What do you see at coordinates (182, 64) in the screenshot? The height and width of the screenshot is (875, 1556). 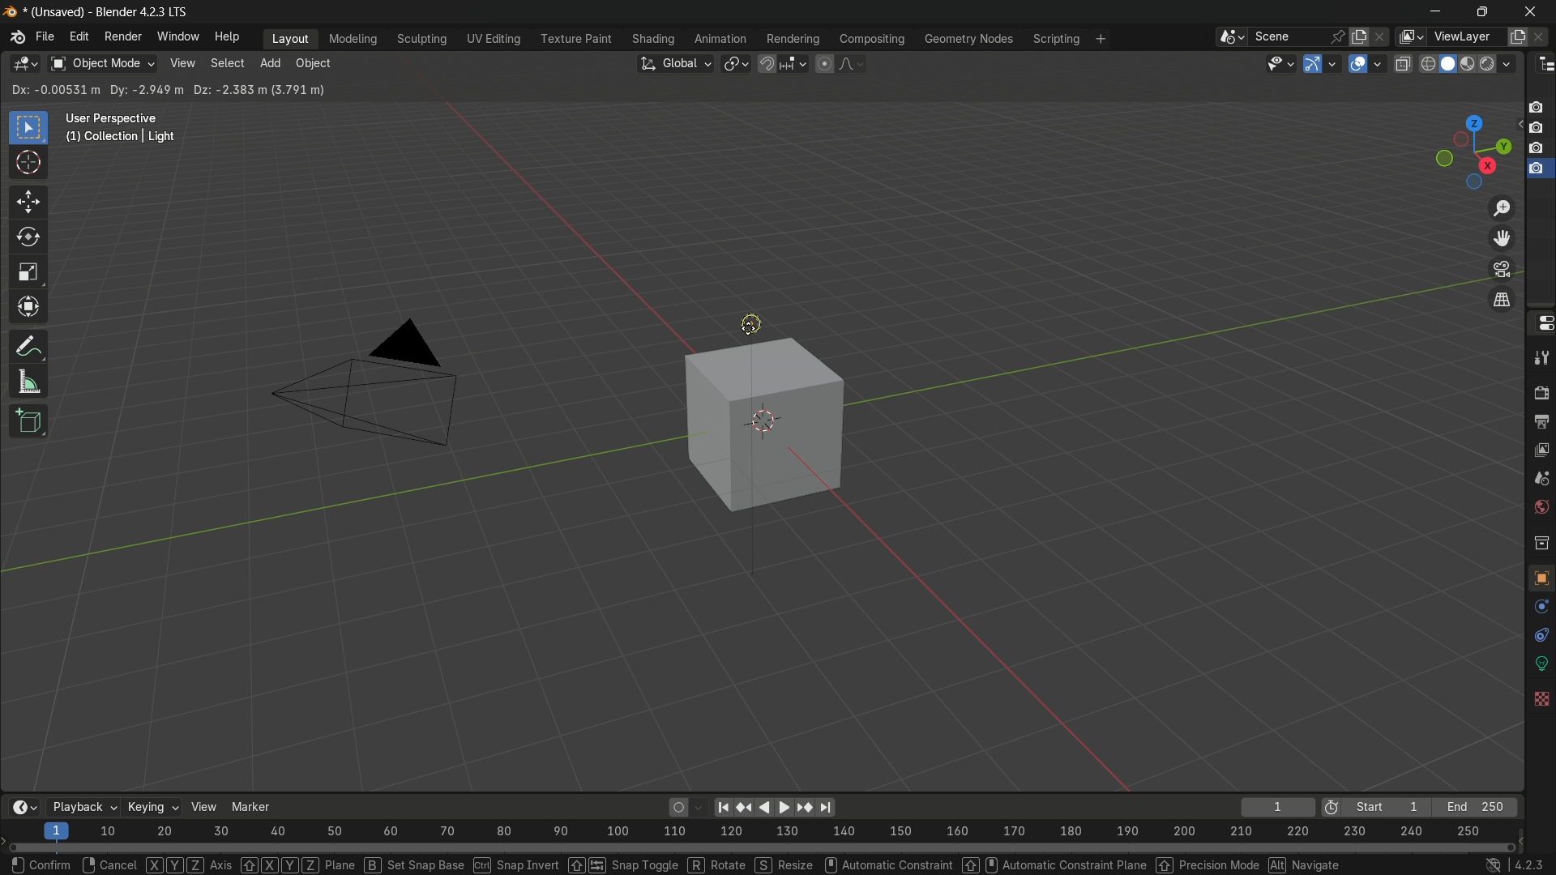 I see `view` at bounding box center [182, 64].